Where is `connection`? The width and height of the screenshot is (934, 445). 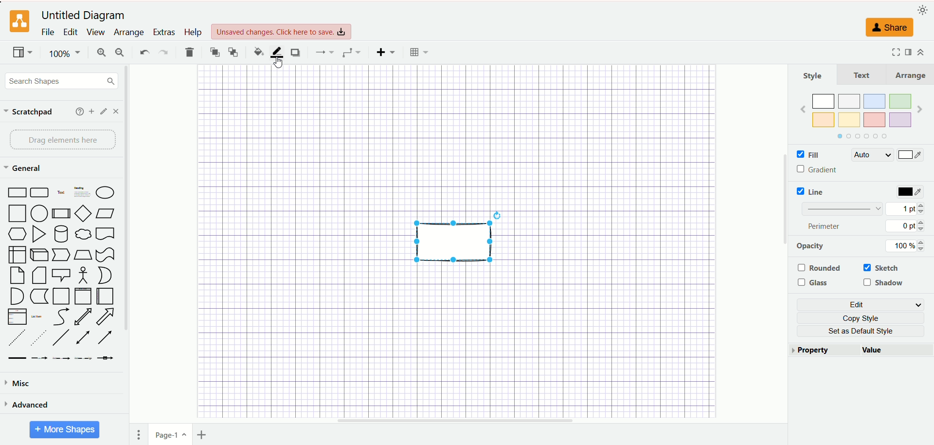 connection is located at coordinates (323, 52).